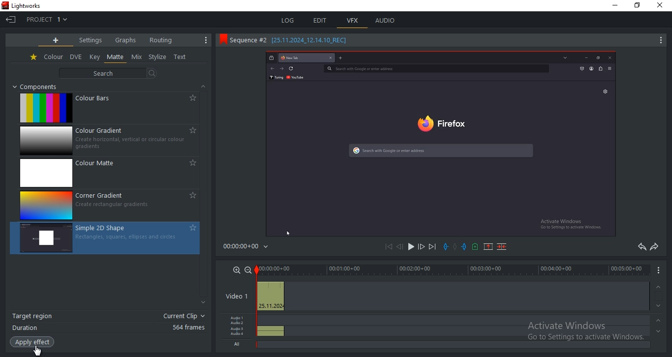 This screenshot has height=357, width=672. What do you see at coordinates (47, 19) in the screenshot?
I see `project 1` at bounding box center [47, 19].